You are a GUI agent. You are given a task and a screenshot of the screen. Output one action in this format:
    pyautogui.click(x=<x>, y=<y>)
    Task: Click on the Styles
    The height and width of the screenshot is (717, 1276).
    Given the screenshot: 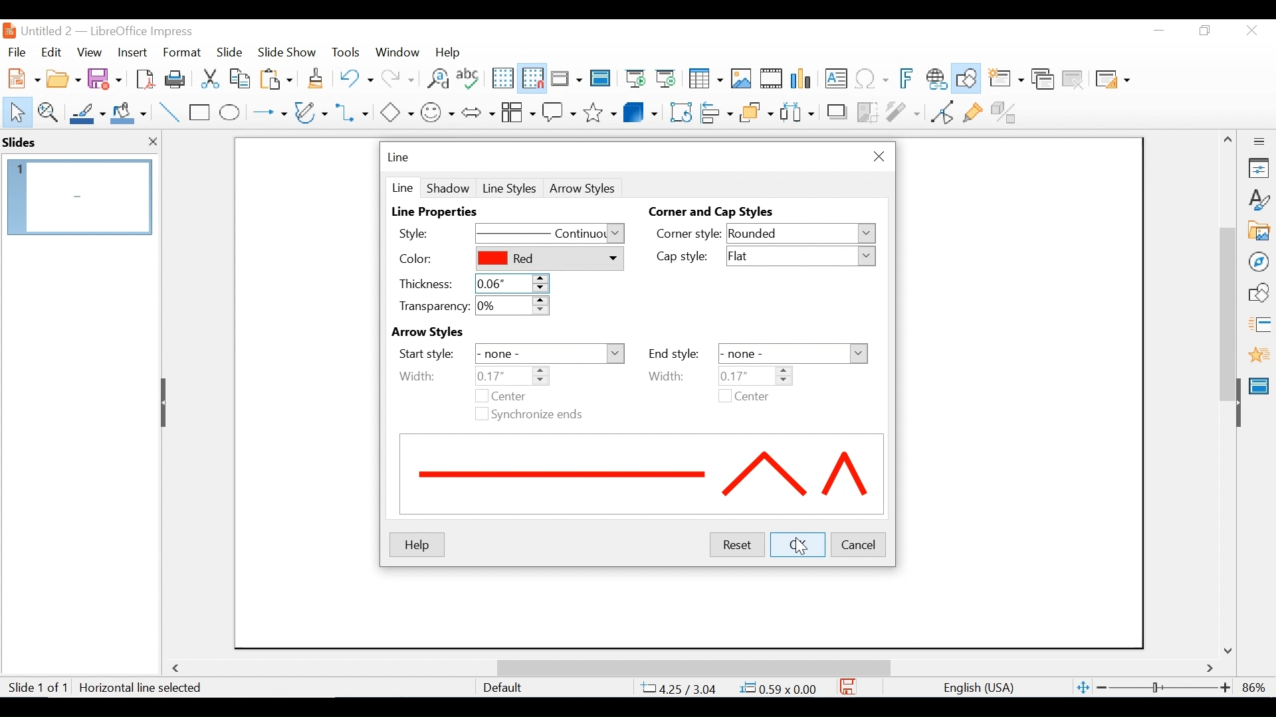 What is the action you would take?
    pyautogui.click(x=1259, y=200)
    